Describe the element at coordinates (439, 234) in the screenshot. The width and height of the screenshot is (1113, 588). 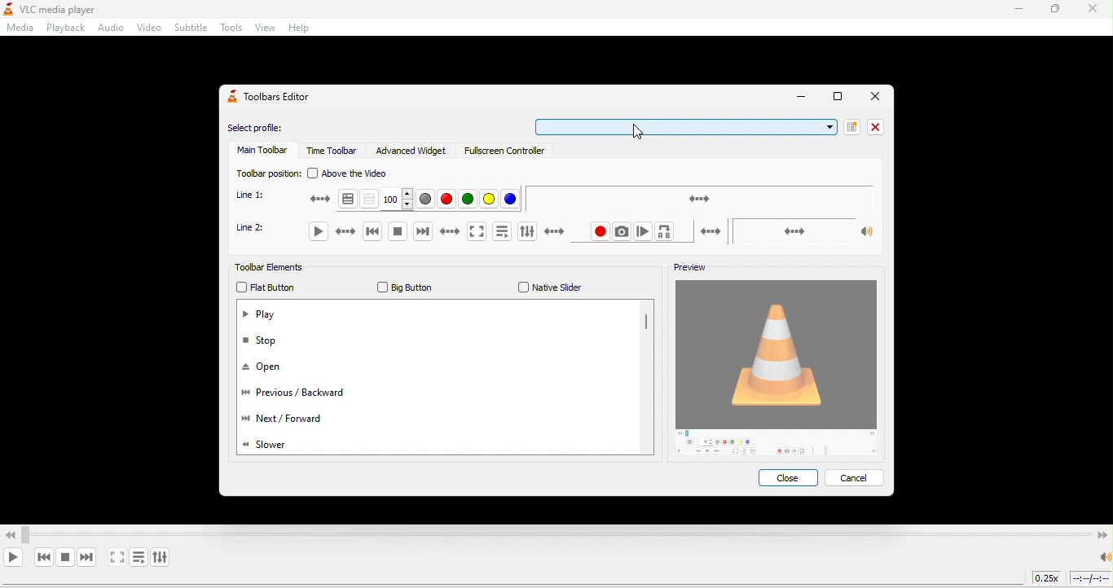
I see `next media` at that location.